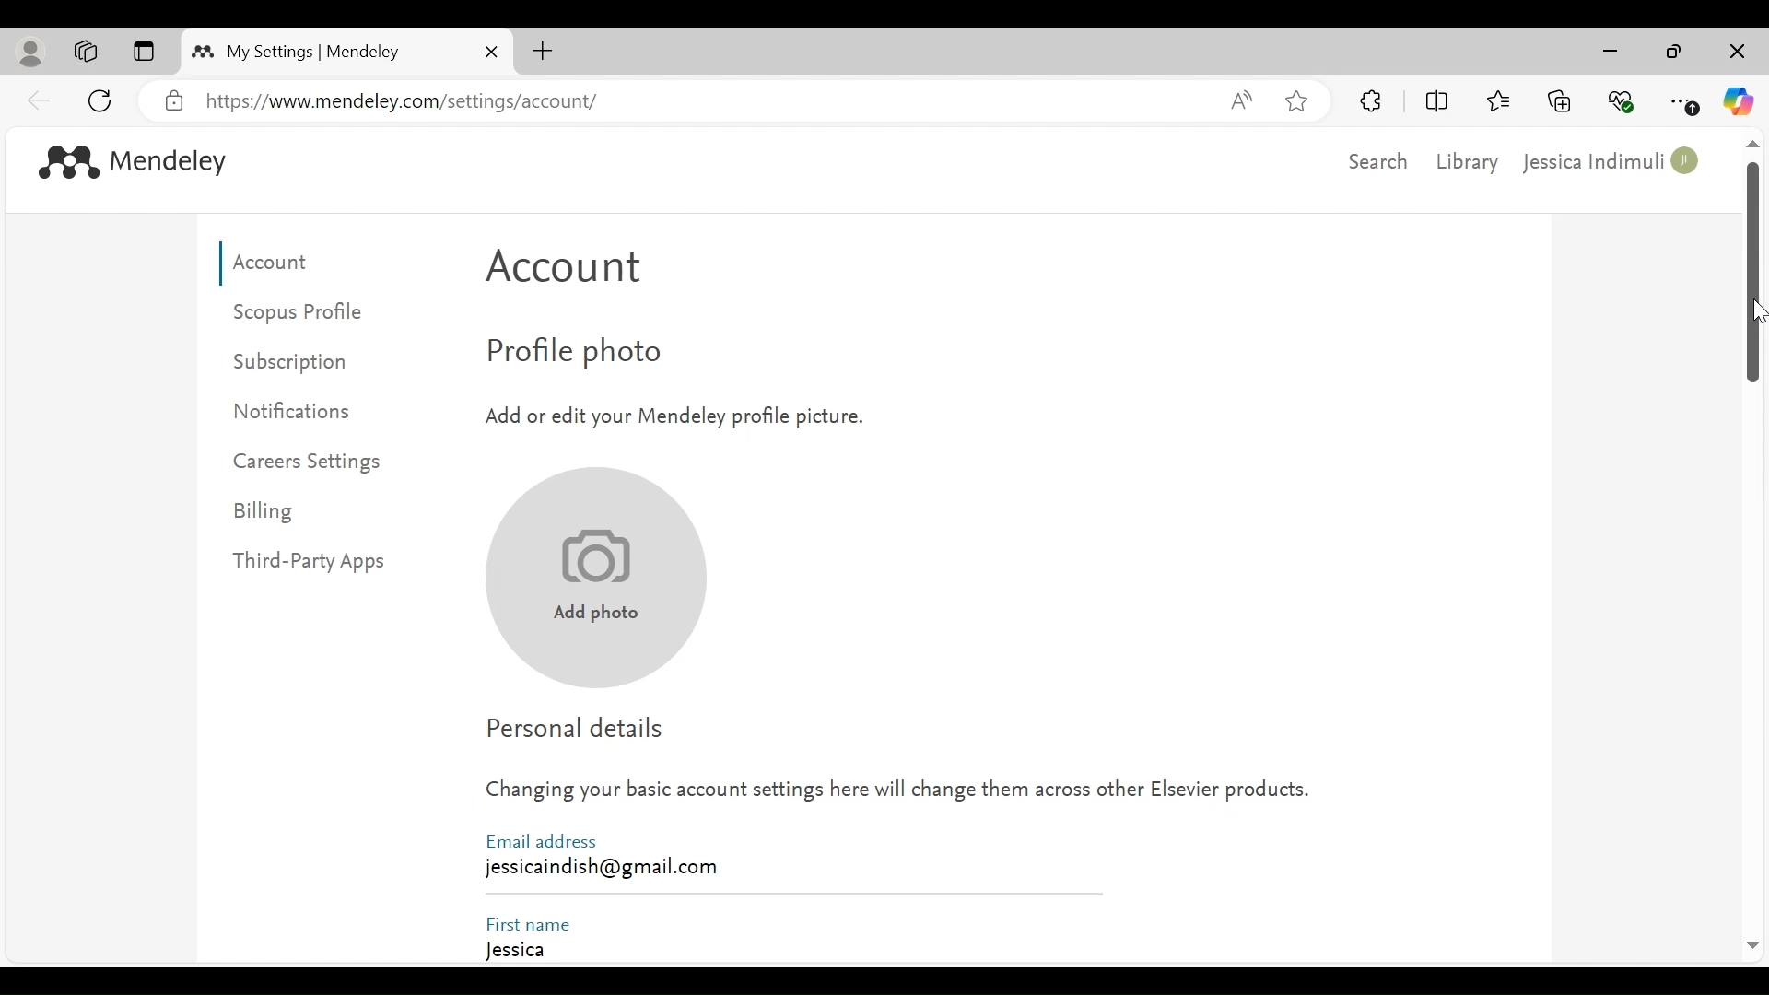 The image size is (1769, 995). I want to click on Vertical Scroll bar, so click(1753, 275).